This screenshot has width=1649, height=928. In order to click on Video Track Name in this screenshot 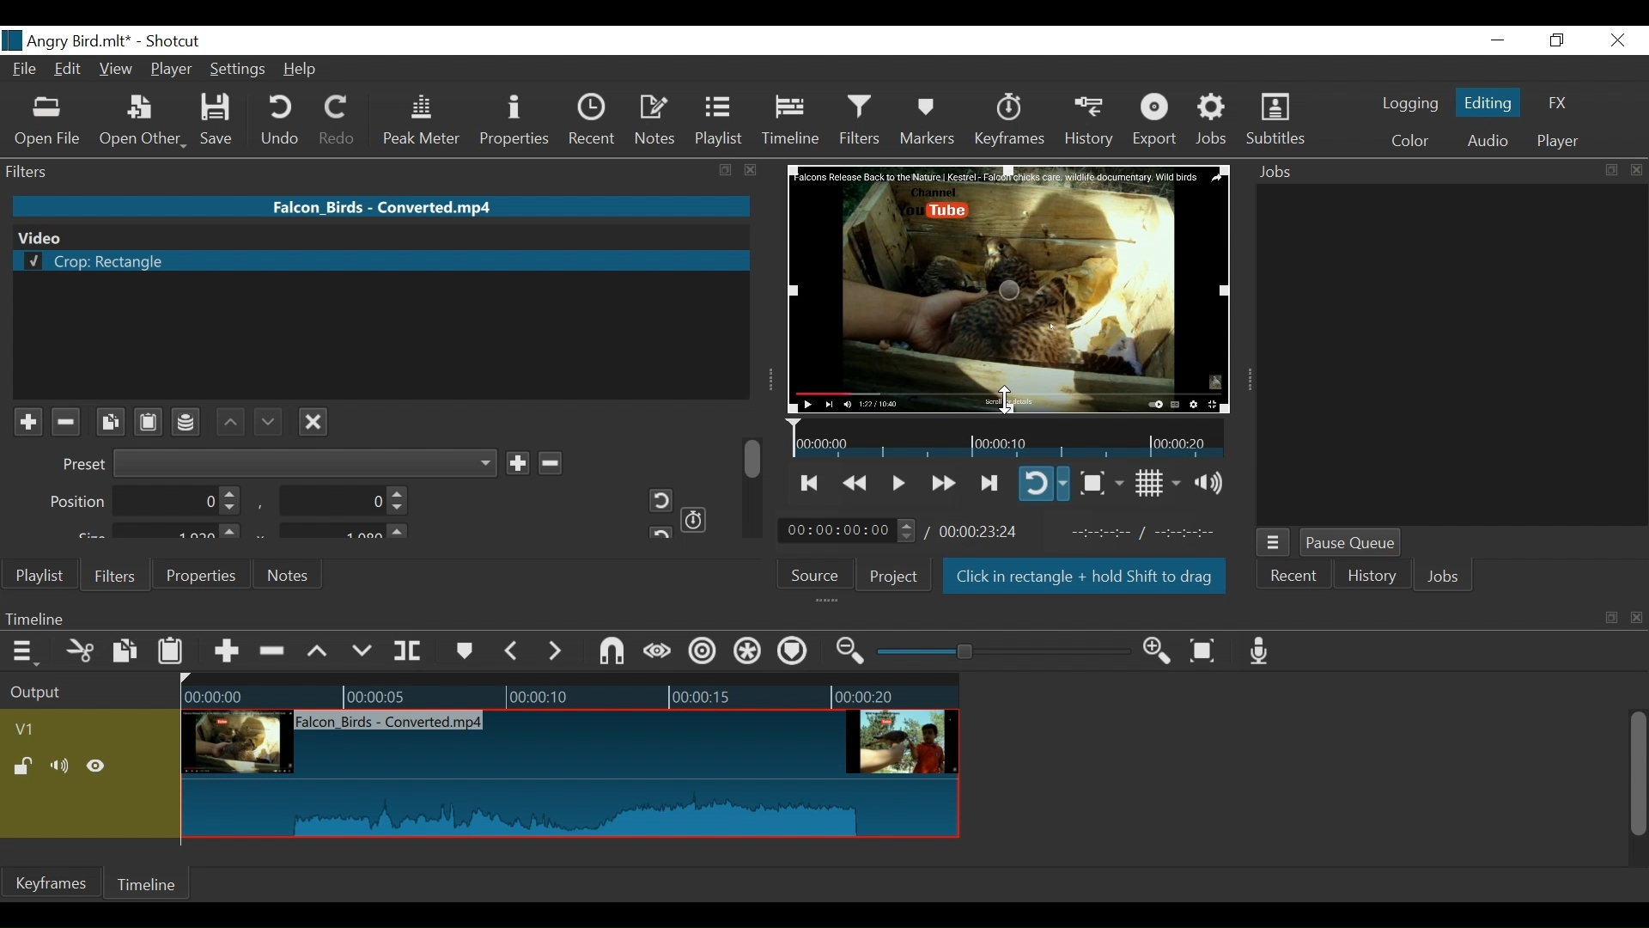, I will do `click(75, 730)`.